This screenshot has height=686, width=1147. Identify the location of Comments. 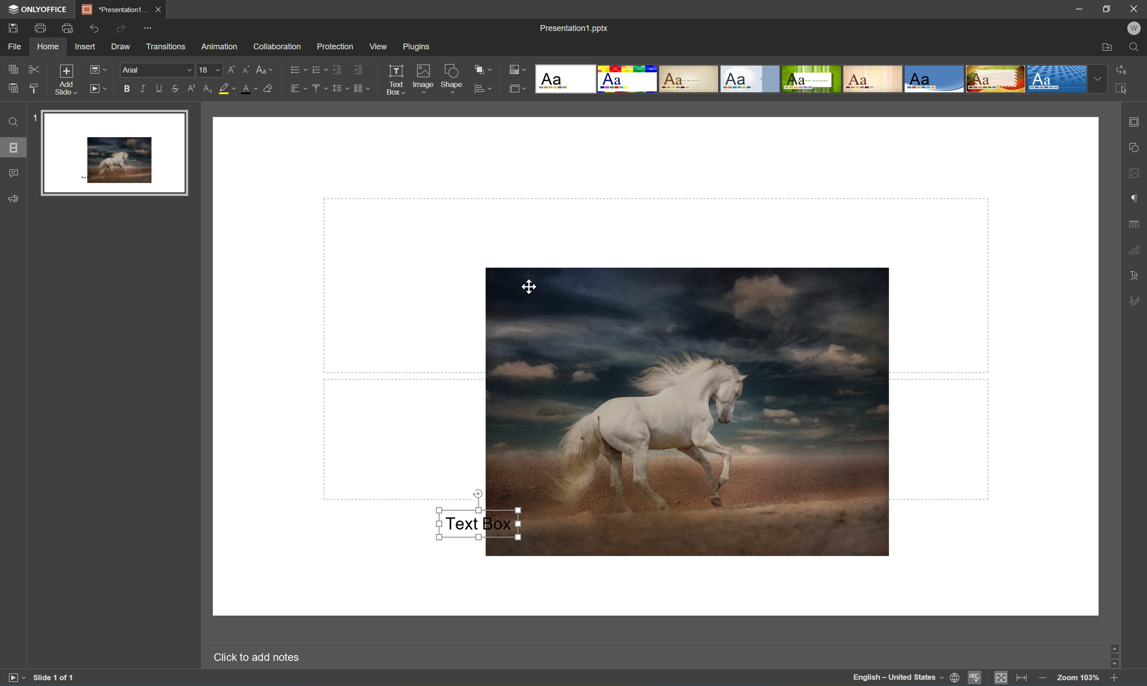
(14, 173).